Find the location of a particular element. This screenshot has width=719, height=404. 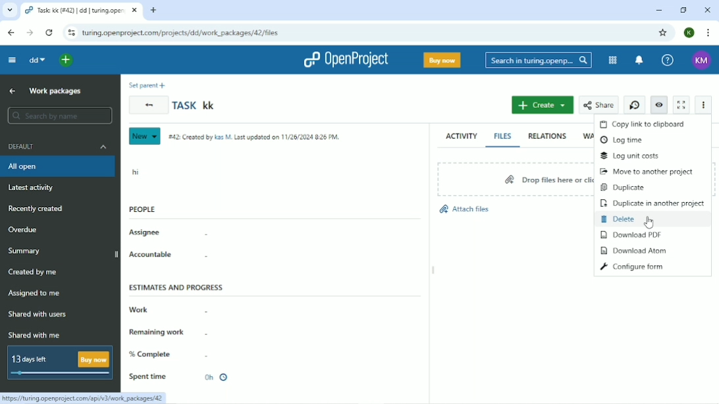

Restore down is located at coordinates (683, 10).